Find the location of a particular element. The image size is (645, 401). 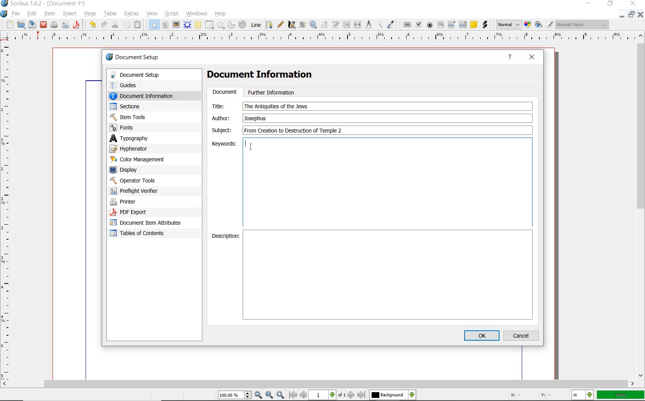

rotate item is located at coordinates (303, 25).